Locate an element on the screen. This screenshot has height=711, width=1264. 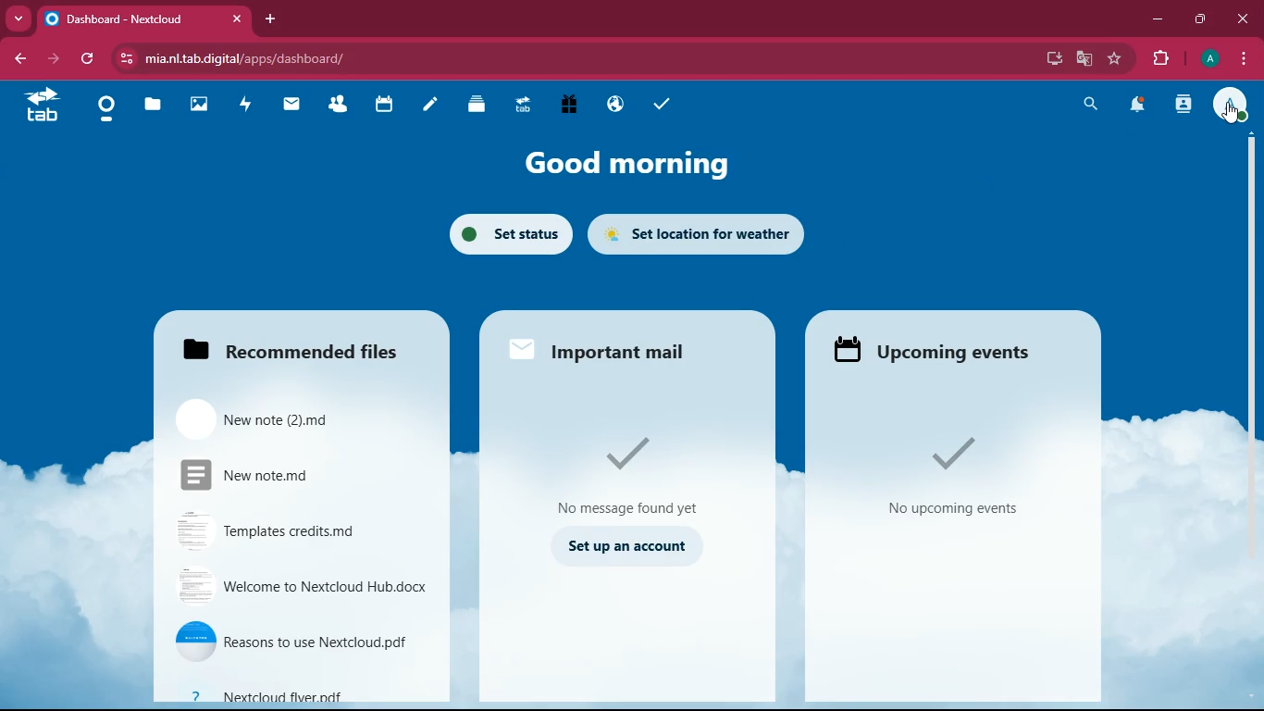
notes is located at coordinates (429, 106).